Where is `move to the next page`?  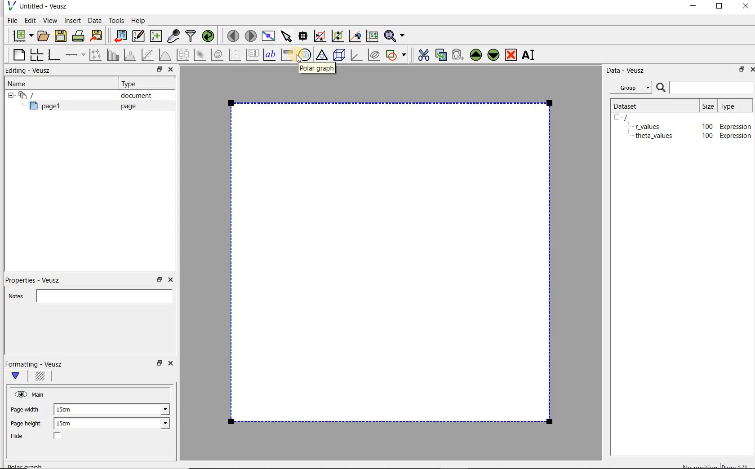 move to the next page is located at coordinates (251, 36).